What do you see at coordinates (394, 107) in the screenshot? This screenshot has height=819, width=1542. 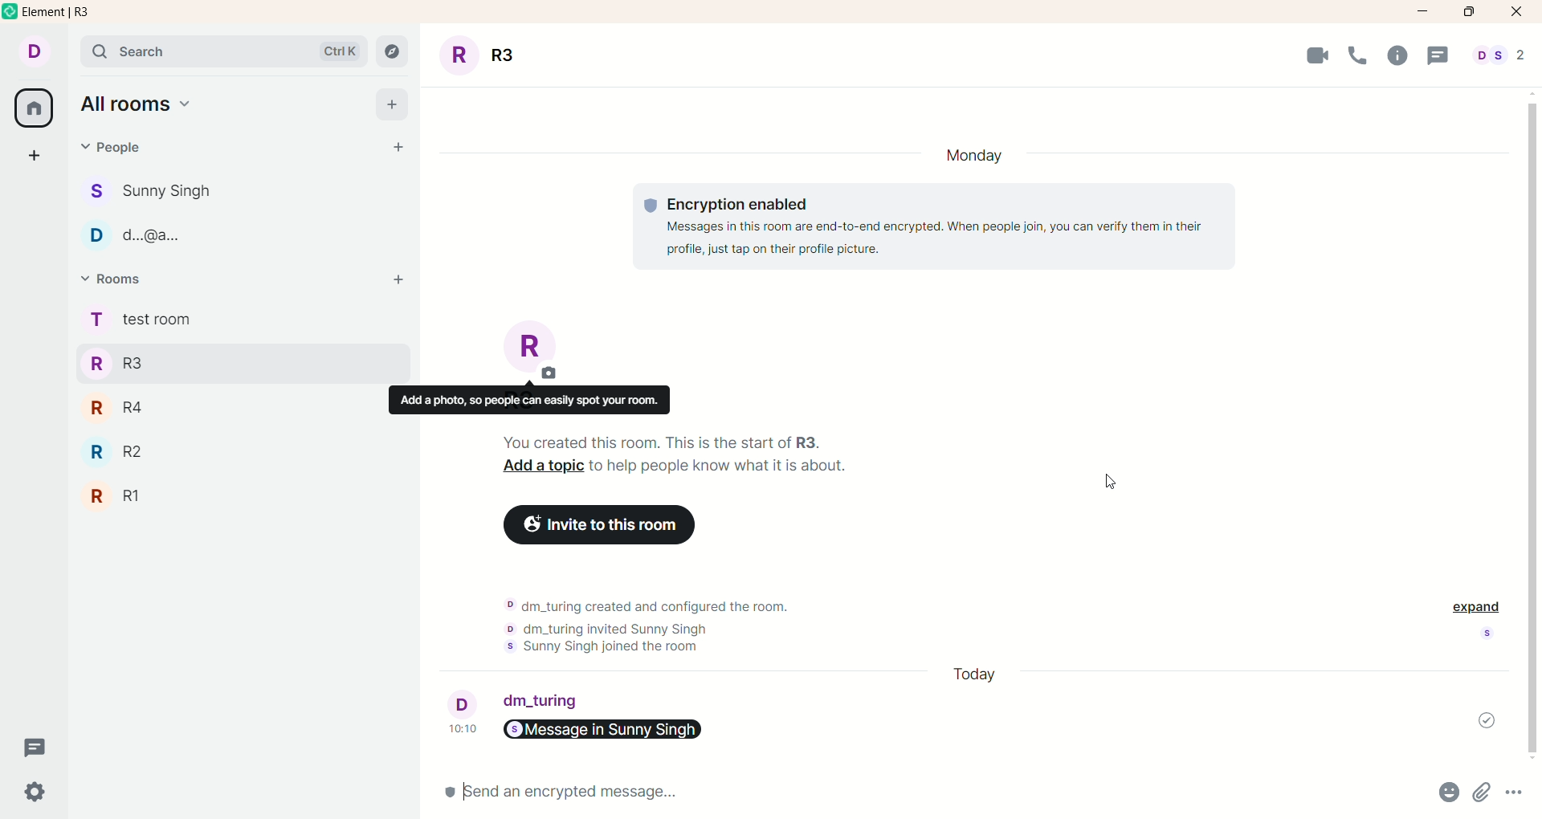 I see `add` at bounding box center [394, 107].